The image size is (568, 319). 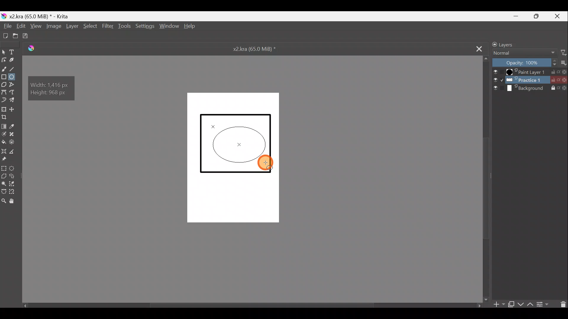 I want to click on Magnetic curve selection tool, so click(x=14, y=192).